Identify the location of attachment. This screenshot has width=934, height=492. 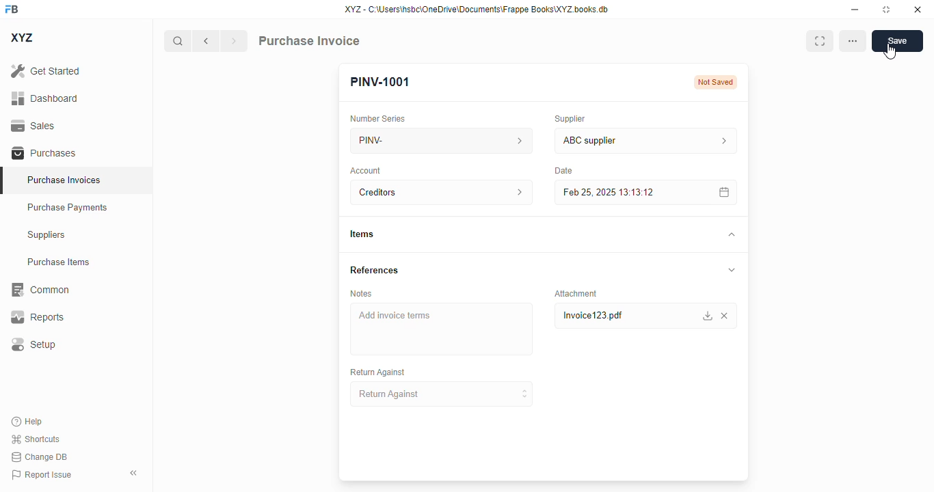
(576, 293).